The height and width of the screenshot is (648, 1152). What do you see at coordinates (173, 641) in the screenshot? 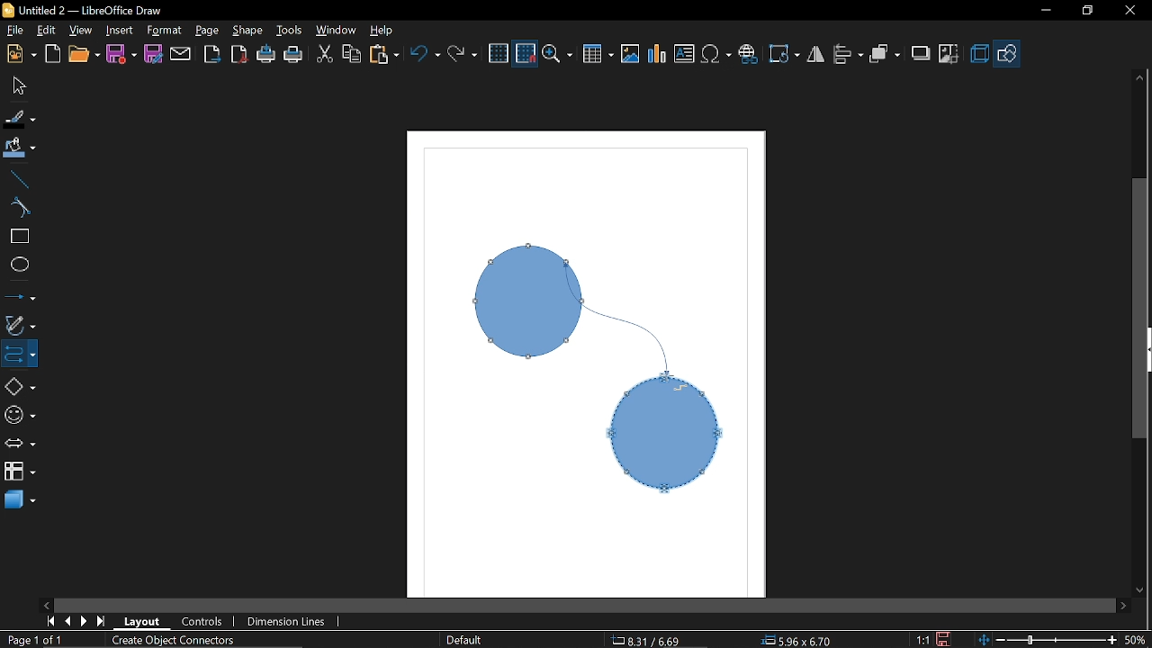
I see `Create objects connectors` at bounding box center [173, 641].